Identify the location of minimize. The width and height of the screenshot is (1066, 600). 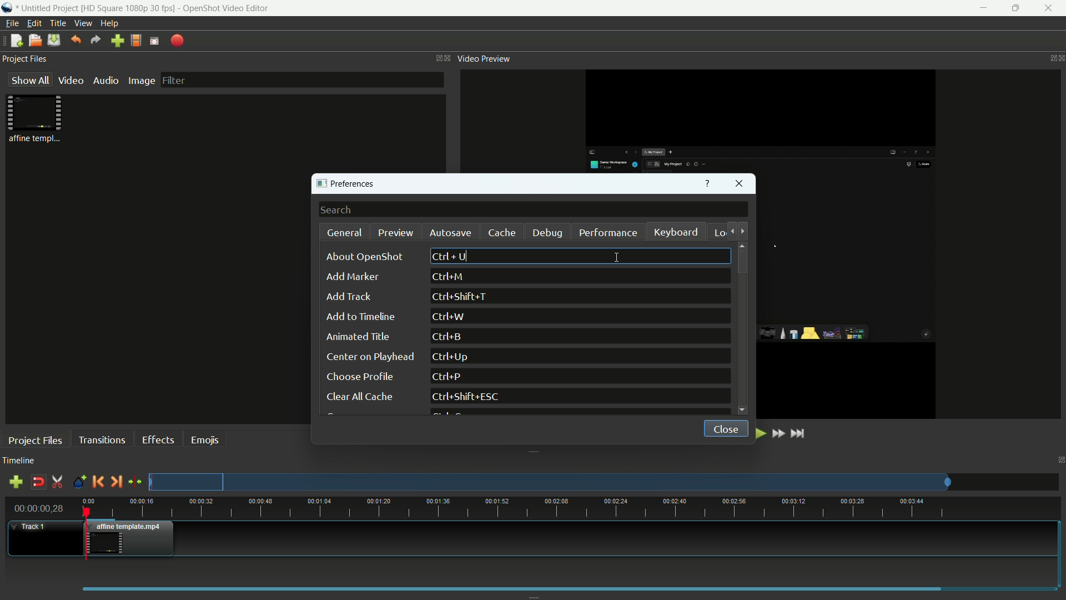
(980, 8).